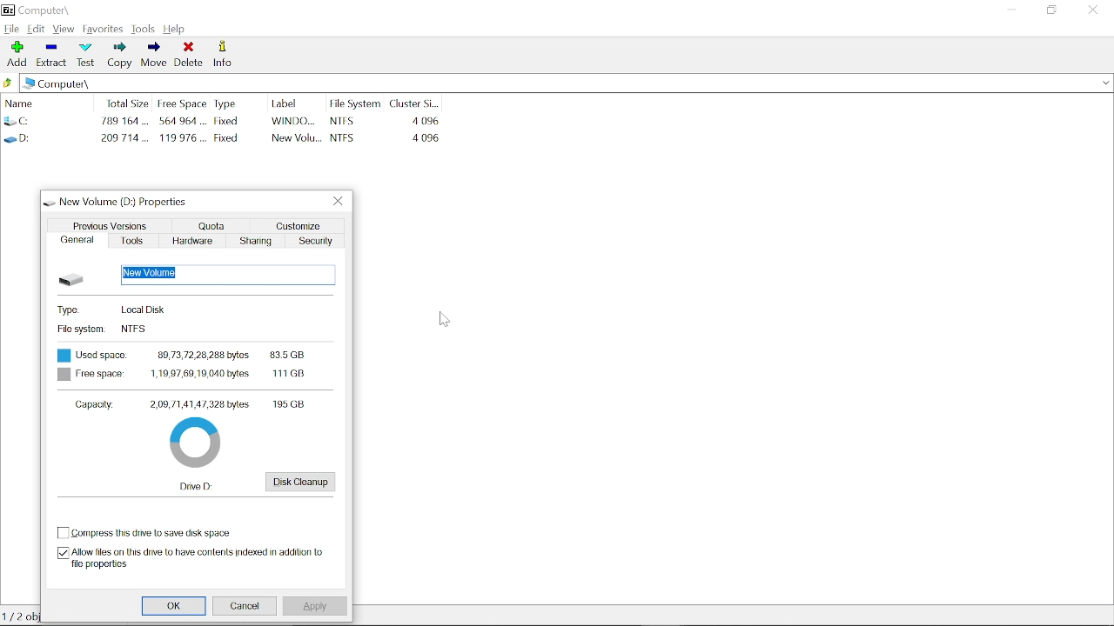 Image resolution: width=1114 pixels, height=626 pixels. Describe the element at coordinates (50, 53) in the screenshot. I see `extract` at that location.